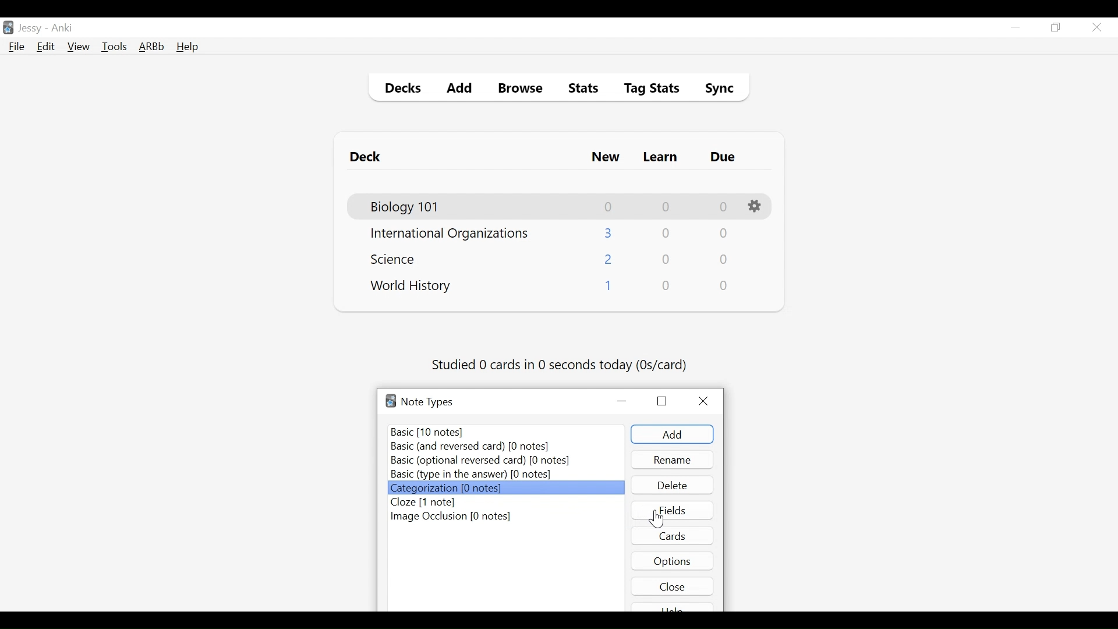 This screenshot has height=629, width=1118. I want to click on New Card Count, so click(609, 233).